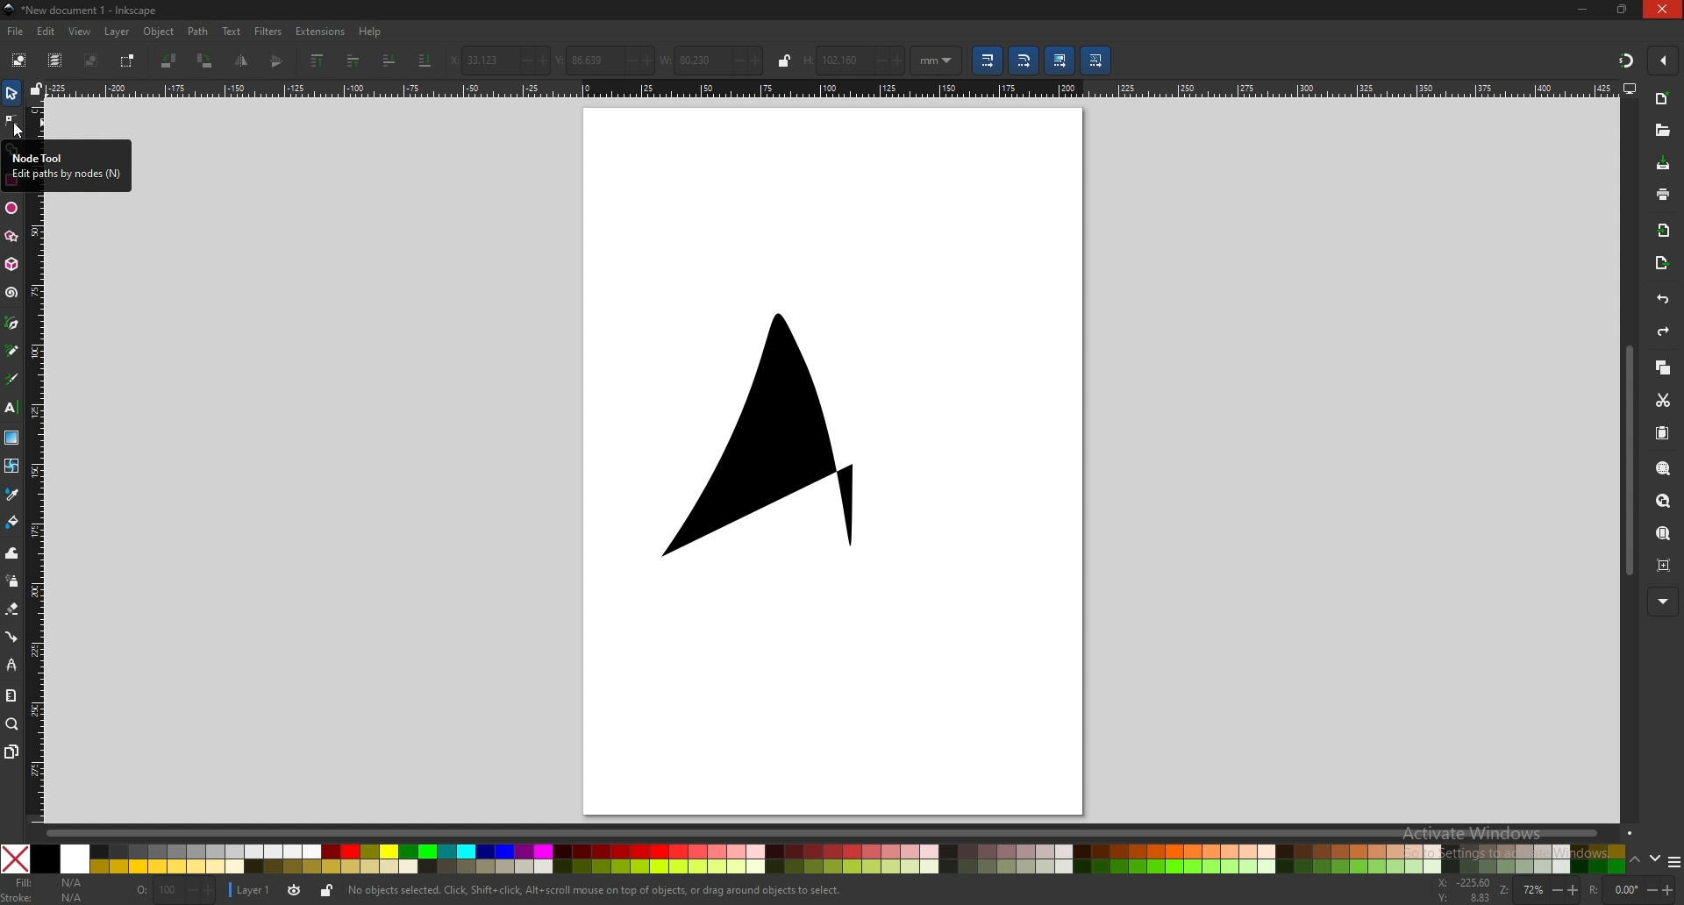 The width and height of the screenshot is (1684, 905). I want to click on close, so click(1662, 9).